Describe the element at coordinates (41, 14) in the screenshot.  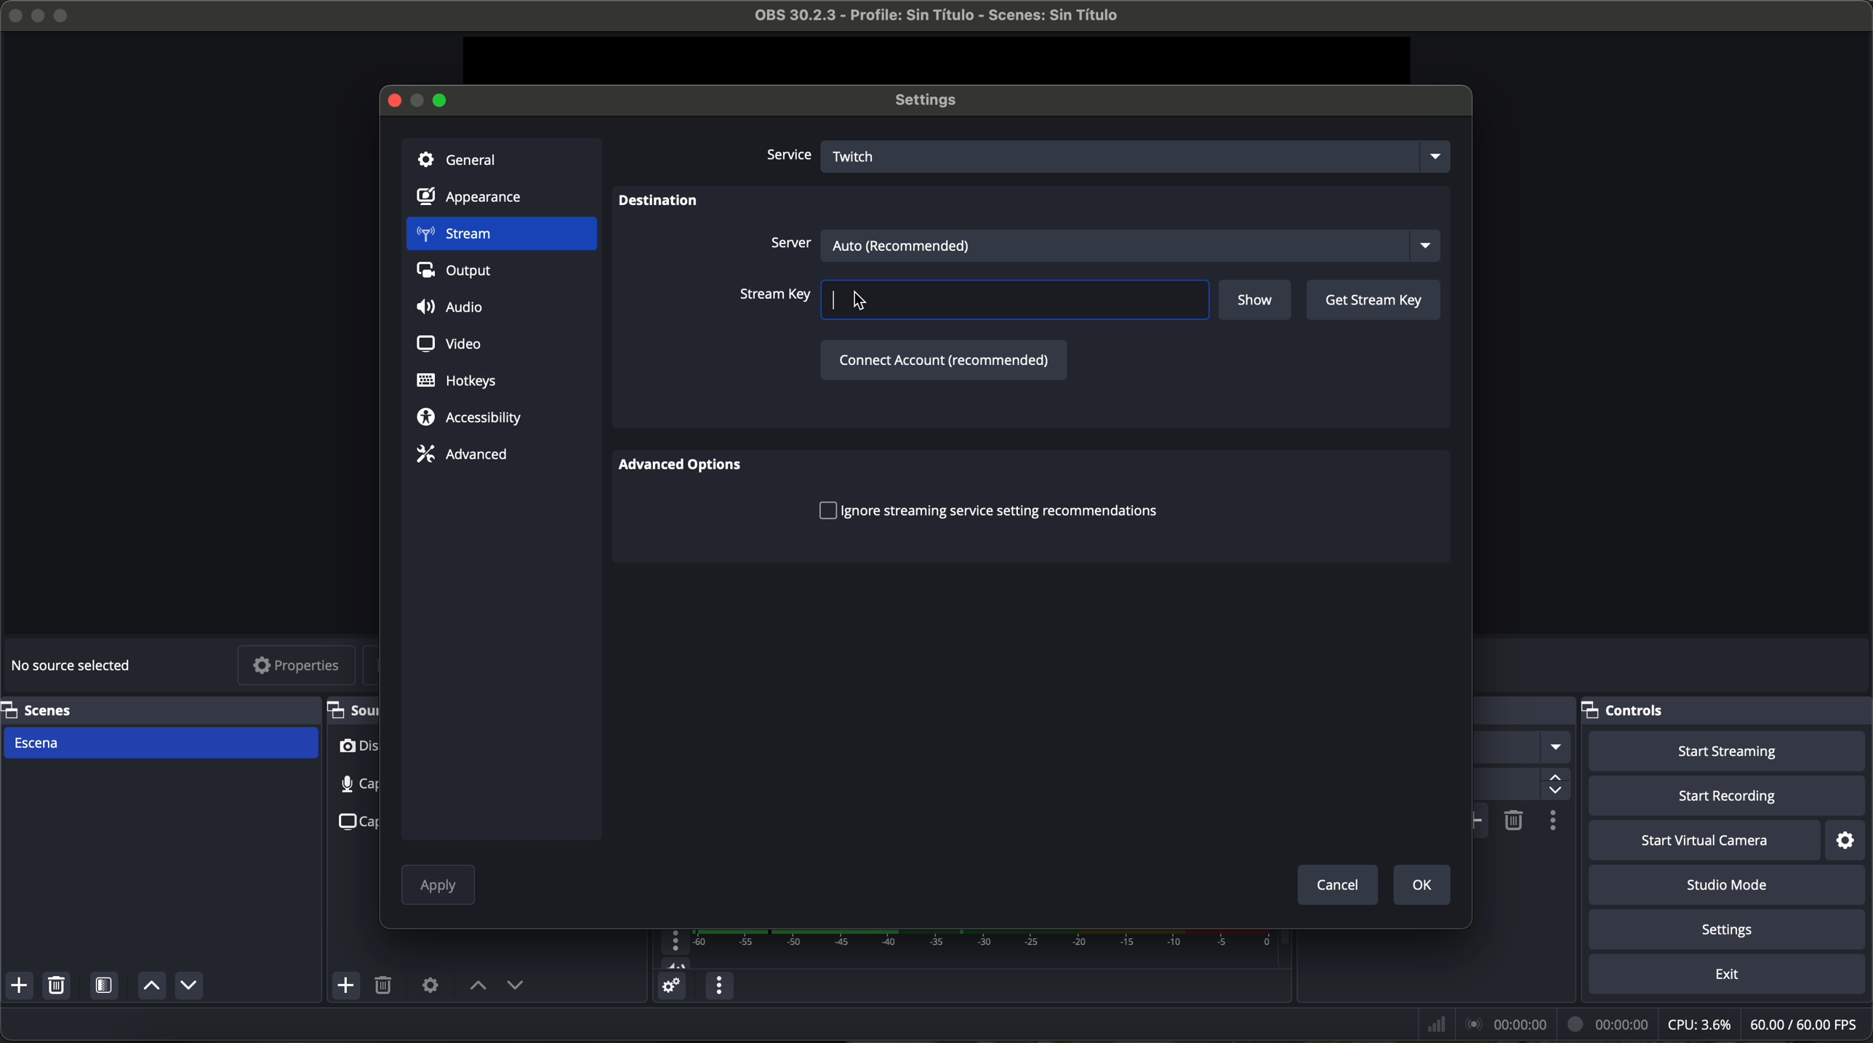
I see `minimize OBS Studio` at that location.